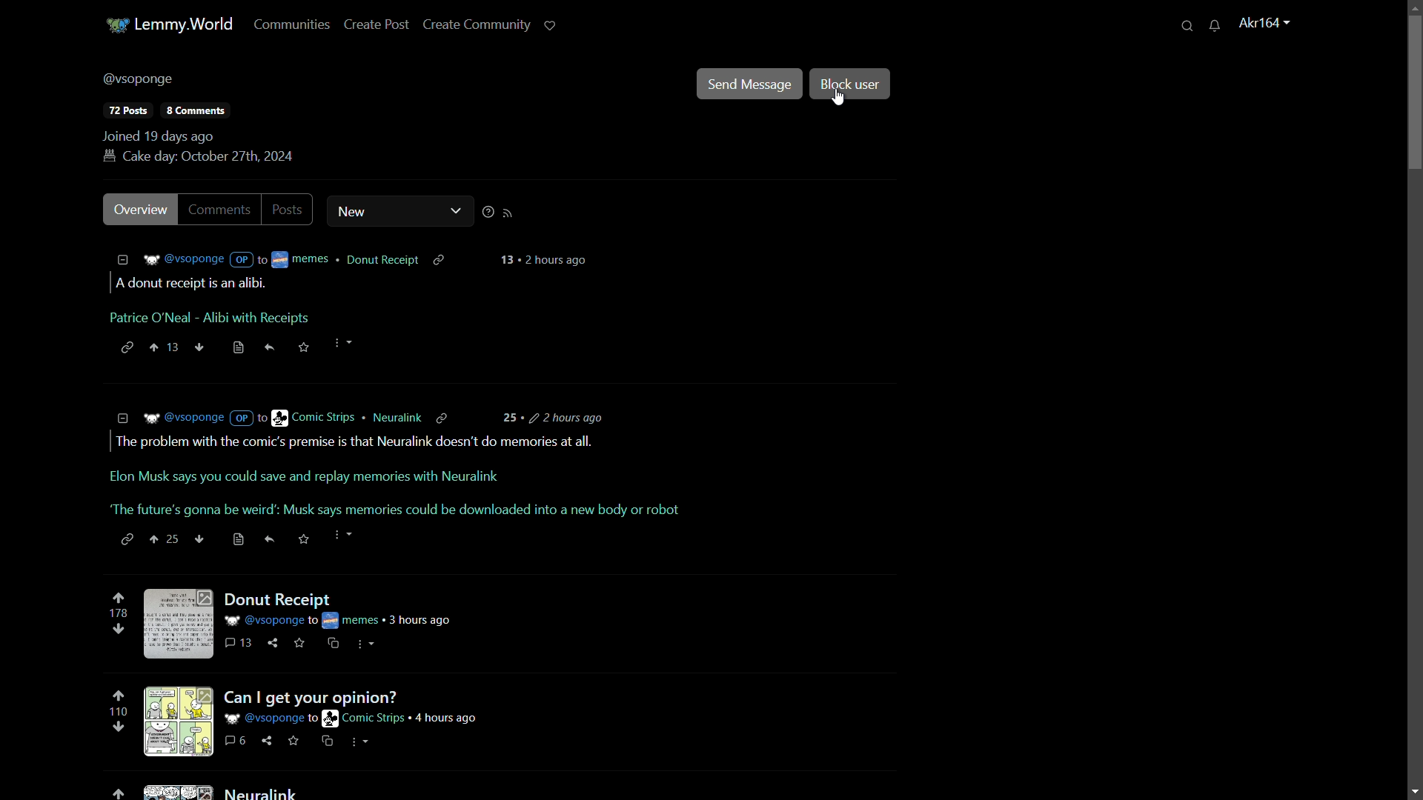 This screenshot has width=1423, height=800. I want to click on comments, so click(236, 741).